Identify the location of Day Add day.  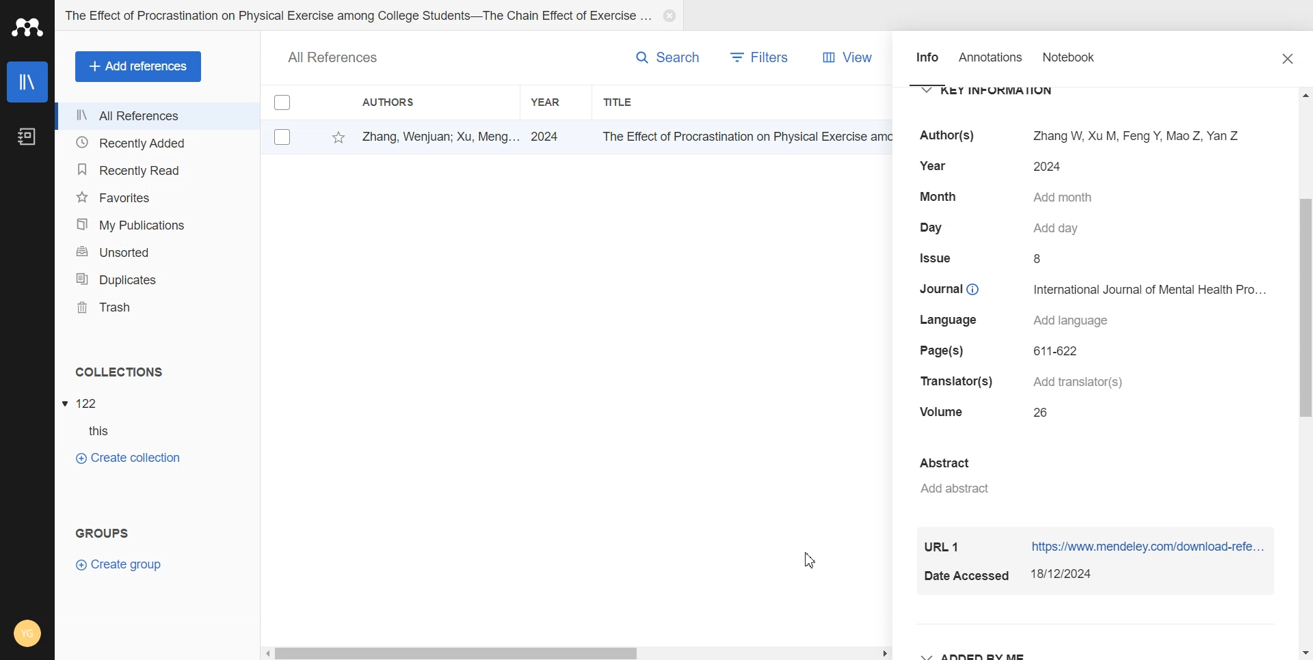
(1005, 228).